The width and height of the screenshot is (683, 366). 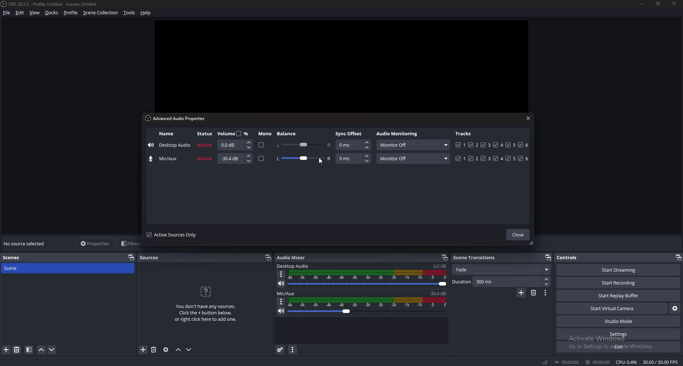 I want to click on properties, so click(x=96, y=244).